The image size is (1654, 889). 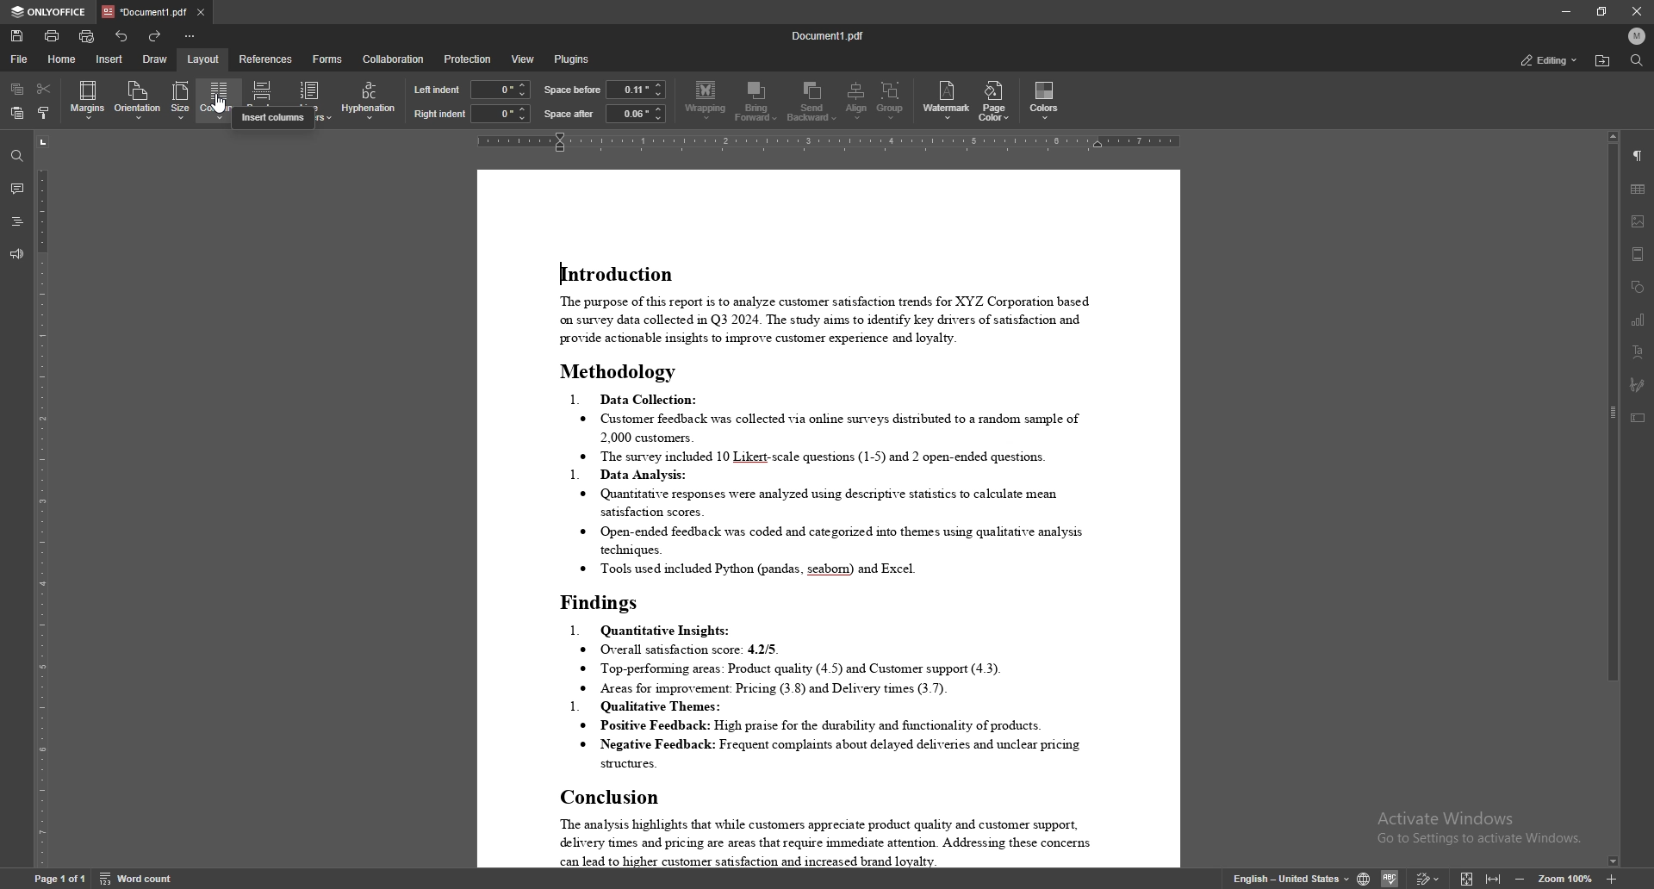 What do you see at coordinates (157, 59) in the screenshot?
I see `draw` at bounding box center [157, 59].